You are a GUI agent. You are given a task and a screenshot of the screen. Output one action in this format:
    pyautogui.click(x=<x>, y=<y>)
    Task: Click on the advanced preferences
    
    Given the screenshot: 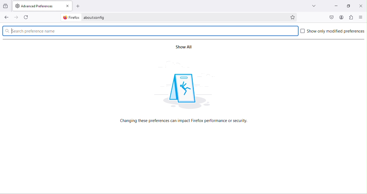 What is the action you would take?
    pyautogui.click(x=38, y=6)
    